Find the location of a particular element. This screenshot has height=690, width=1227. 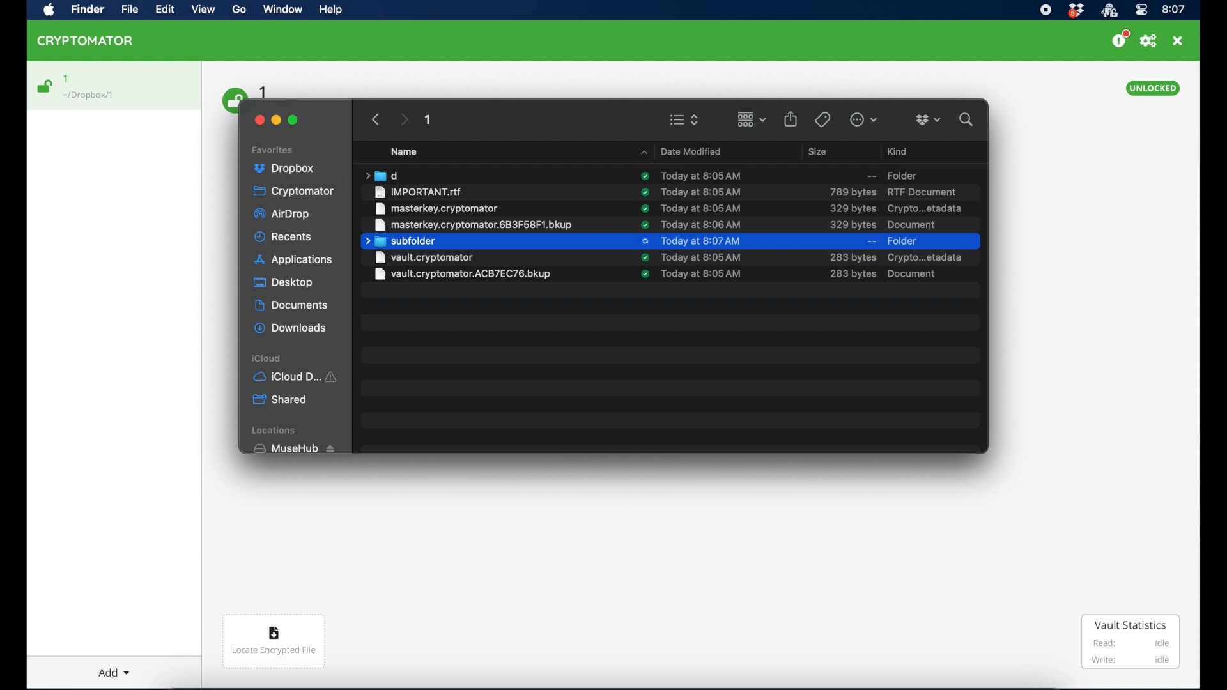

1 Dropbox/1 is located at coordinates (97, 88).